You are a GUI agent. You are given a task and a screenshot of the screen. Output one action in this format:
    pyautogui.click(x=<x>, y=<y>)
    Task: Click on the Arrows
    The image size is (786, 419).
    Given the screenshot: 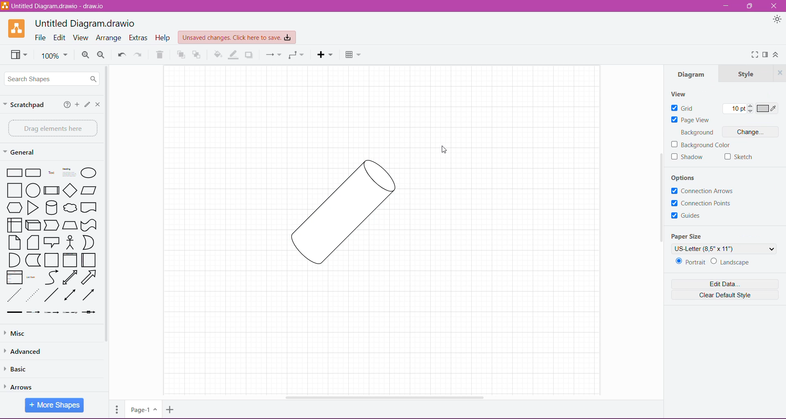 What is the action you would take?
    pyautogui.click(x=23, y=385)
    